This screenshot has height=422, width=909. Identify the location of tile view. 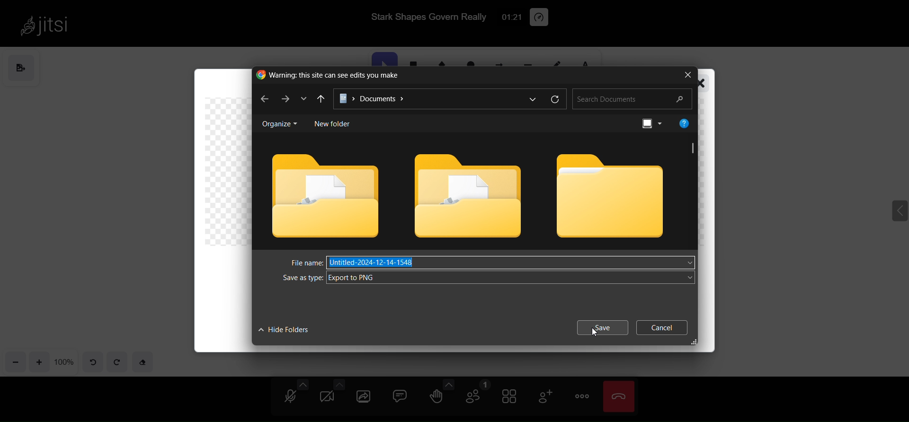
(509, 397).